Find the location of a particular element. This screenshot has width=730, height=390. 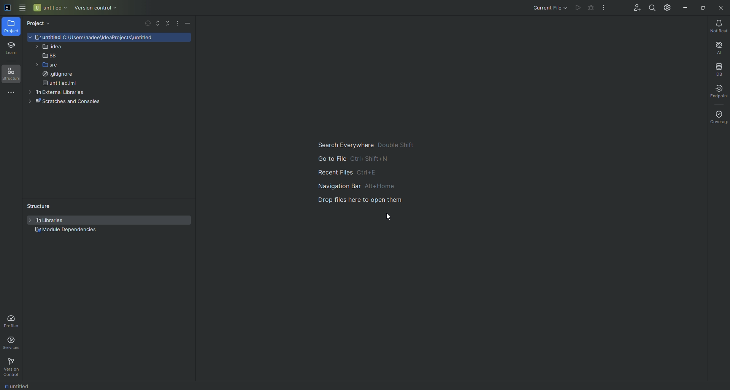

Services is located at coordinates (13, 342).